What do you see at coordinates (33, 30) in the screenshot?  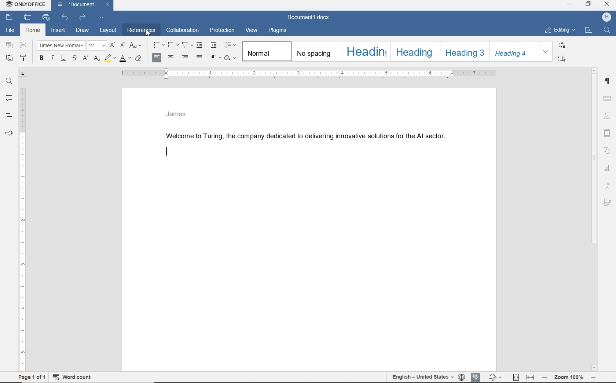 I see `home` at bounding box center [33, 30].